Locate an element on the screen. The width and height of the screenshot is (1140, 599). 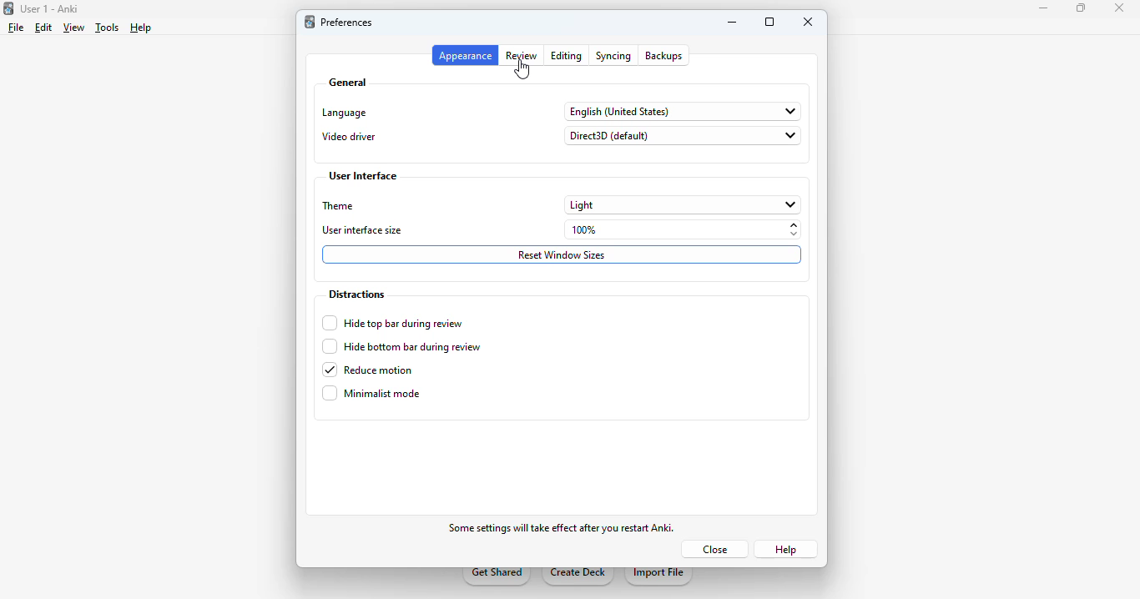
user interface size is located at coordinates (363, 229).